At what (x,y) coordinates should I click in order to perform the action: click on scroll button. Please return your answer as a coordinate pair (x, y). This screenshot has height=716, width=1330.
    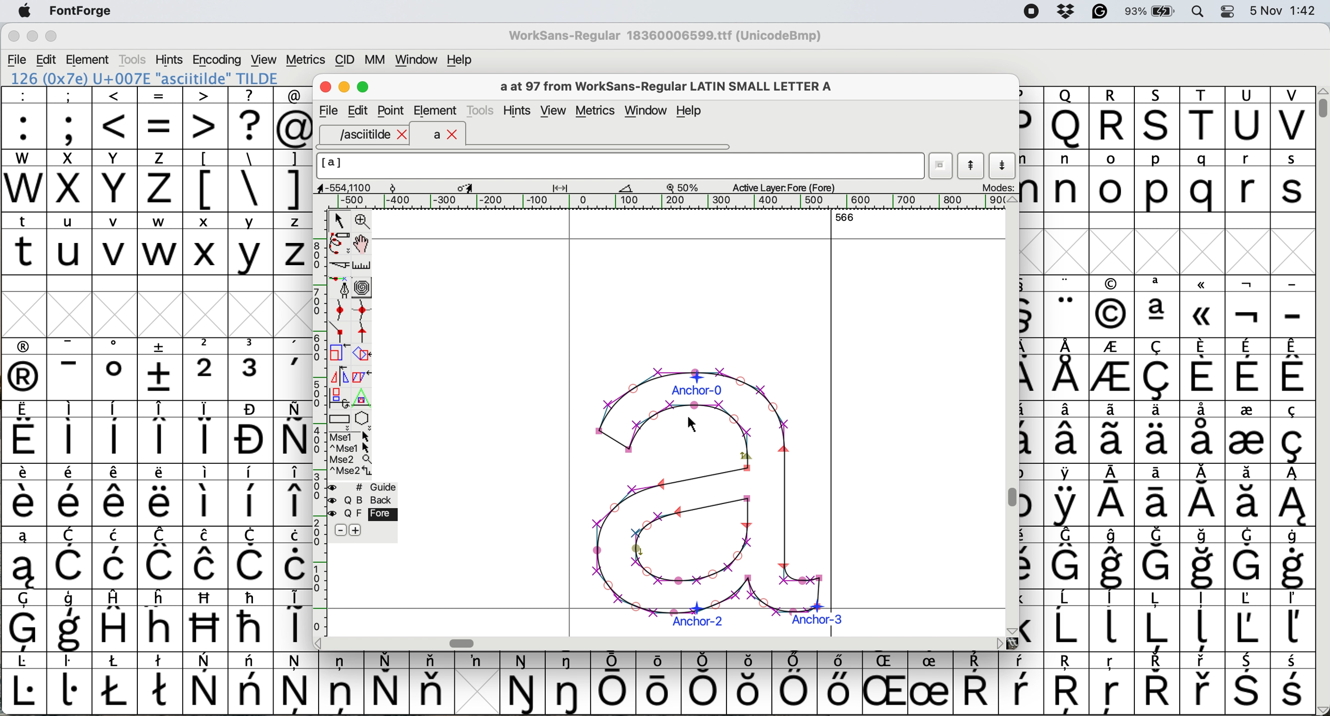
    Looking at the image, I should click on (1321, 709).